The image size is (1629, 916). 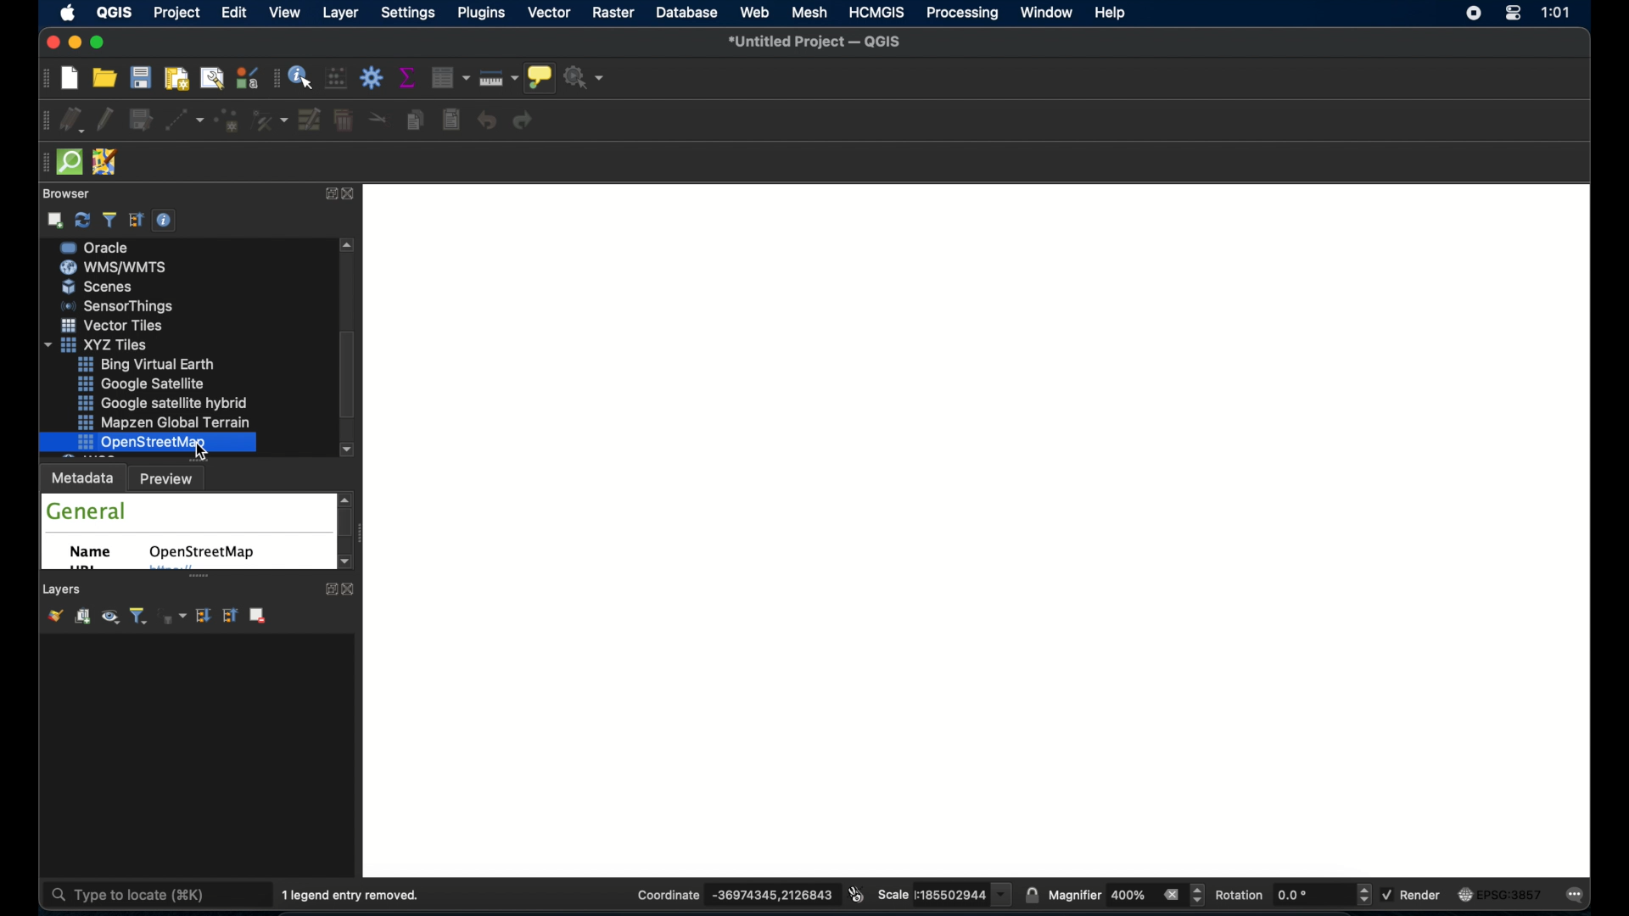 I want to click on new print layout, so click(x=177, y=80).